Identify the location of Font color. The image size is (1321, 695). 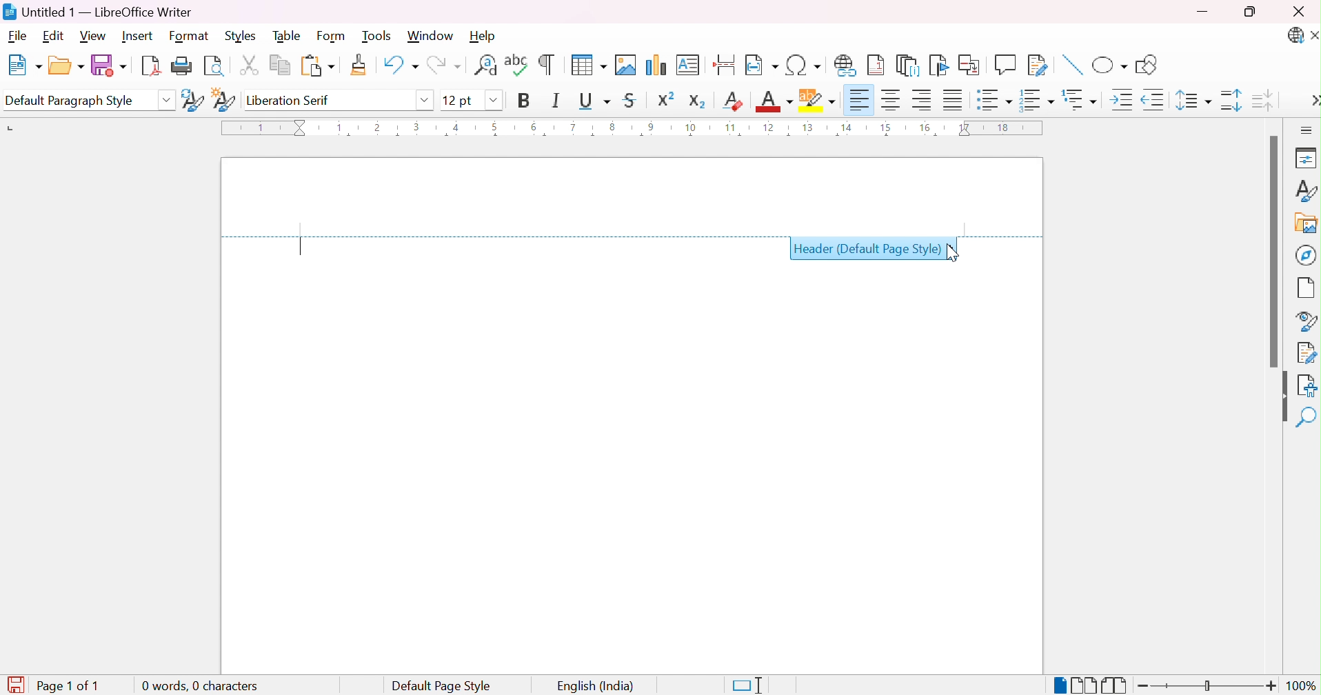
(774, 103).